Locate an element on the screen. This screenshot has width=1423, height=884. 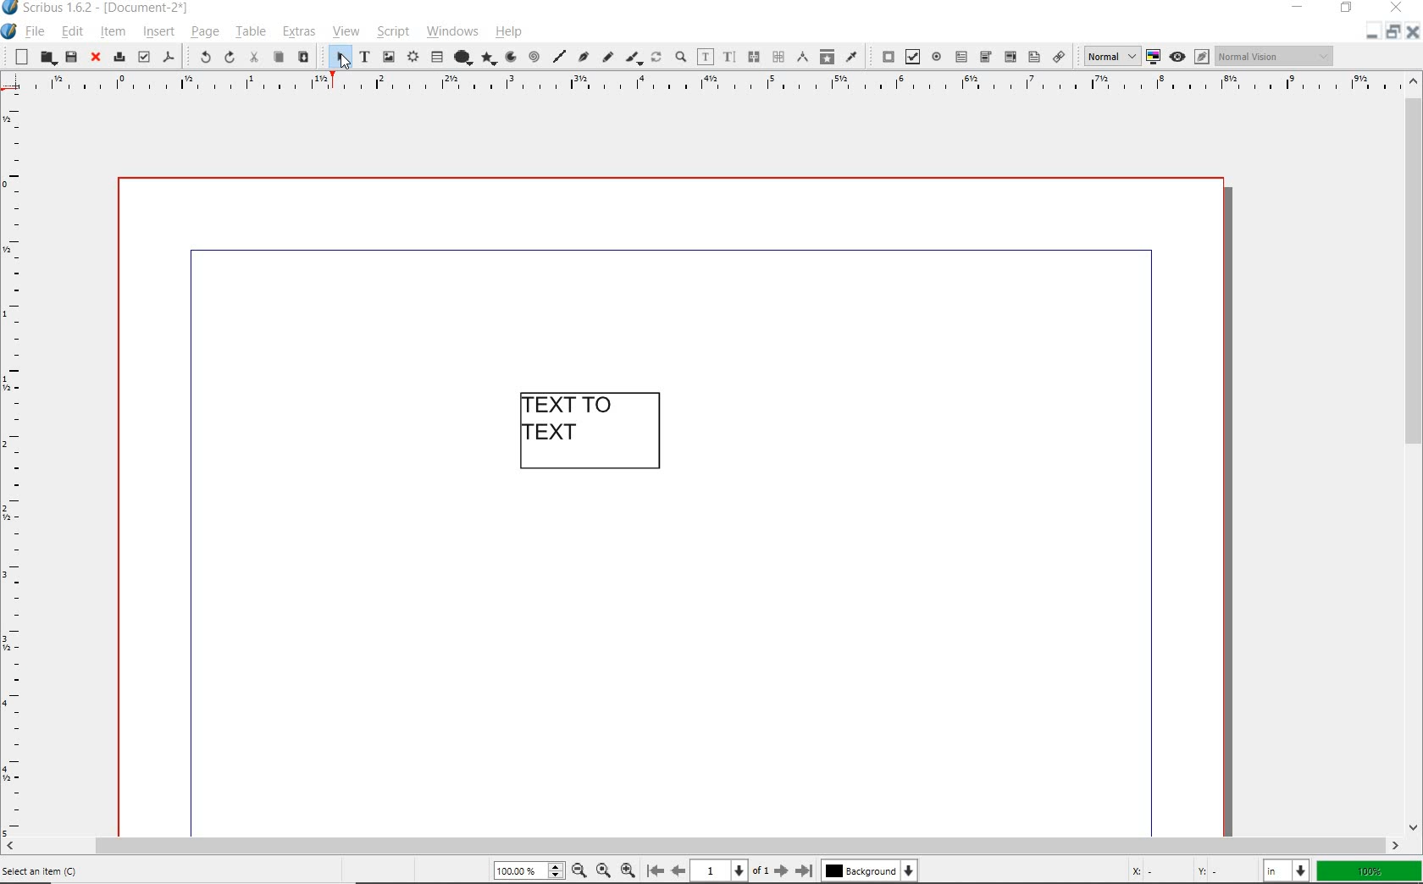
edit is located at coordinates (73, 31).